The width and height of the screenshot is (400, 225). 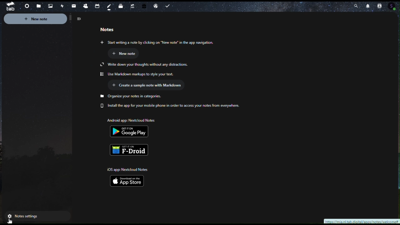 What do you see at coordinates (369, 6) in the screenshot?
I see `Notifications` at bounding box center [369, 6].